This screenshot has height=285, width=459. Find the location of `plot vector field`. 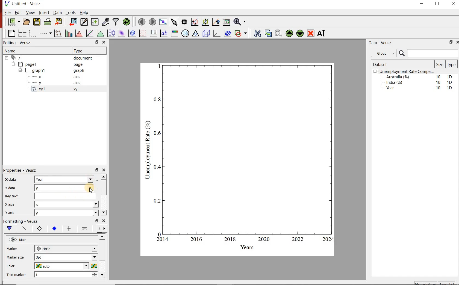

plot vector field is located at coordinates (142, 33).